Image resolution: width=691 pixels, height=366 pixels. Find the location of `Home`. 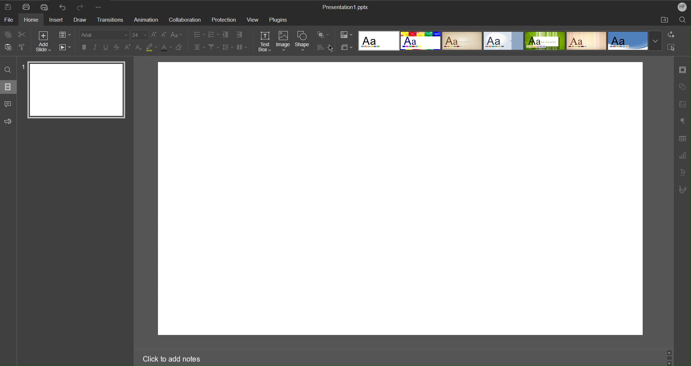

Home is located at coordinates (31, 19).